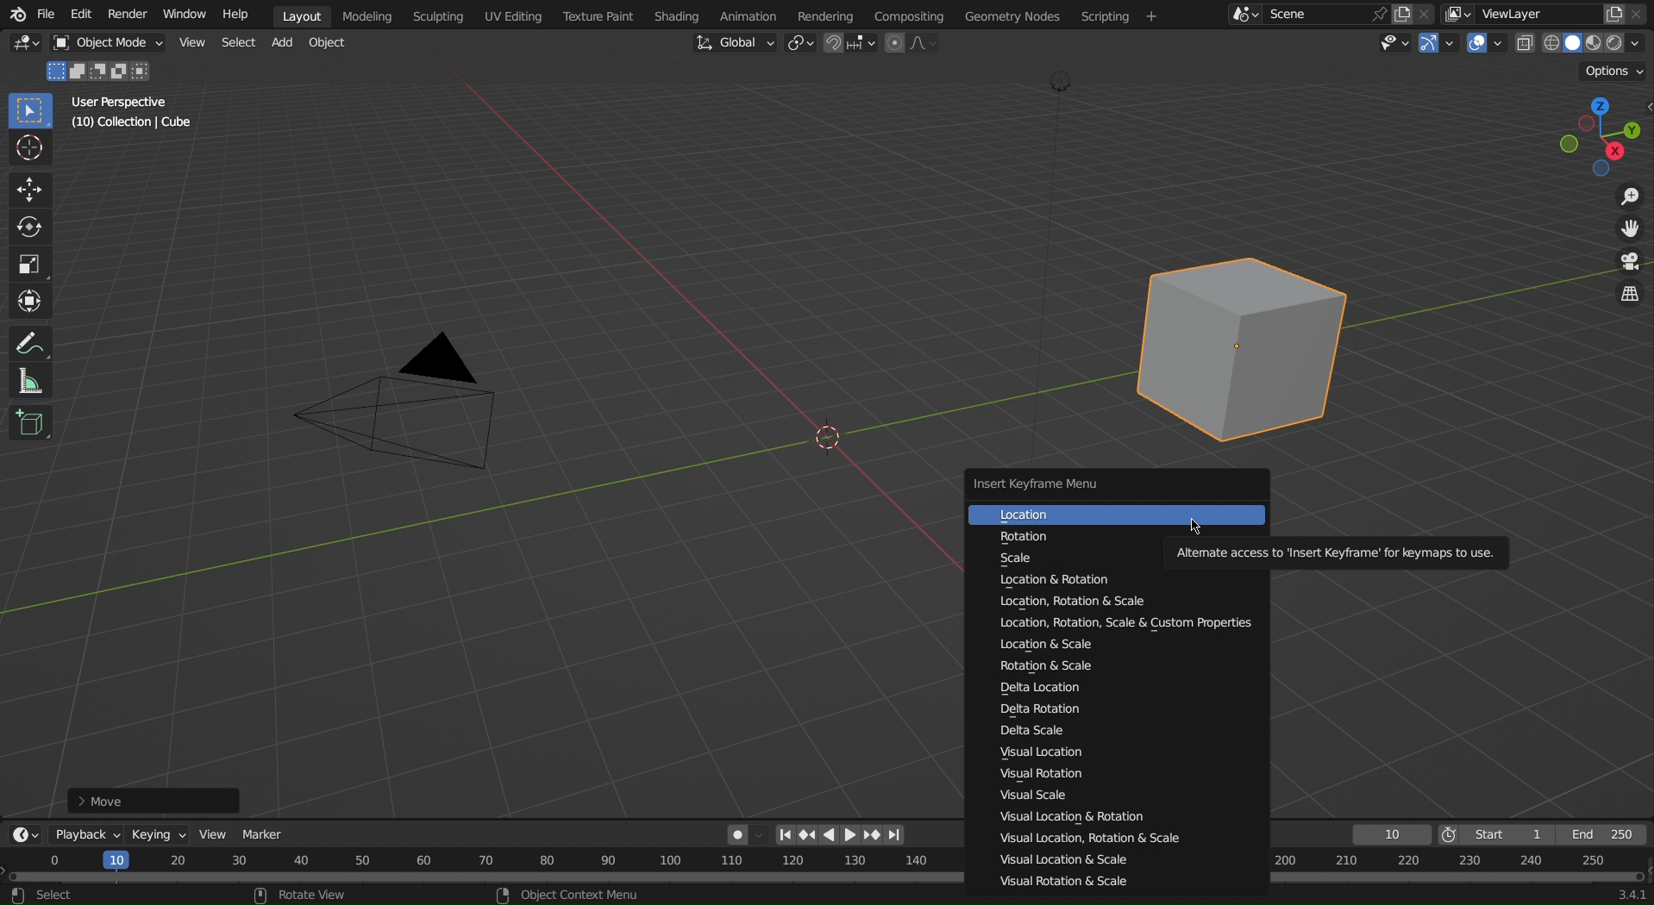 This screenshot has width=1654, height=905. Describe the element at coordinates (742, 832) in the screenshot. I see `Auto  Keying` at that location.